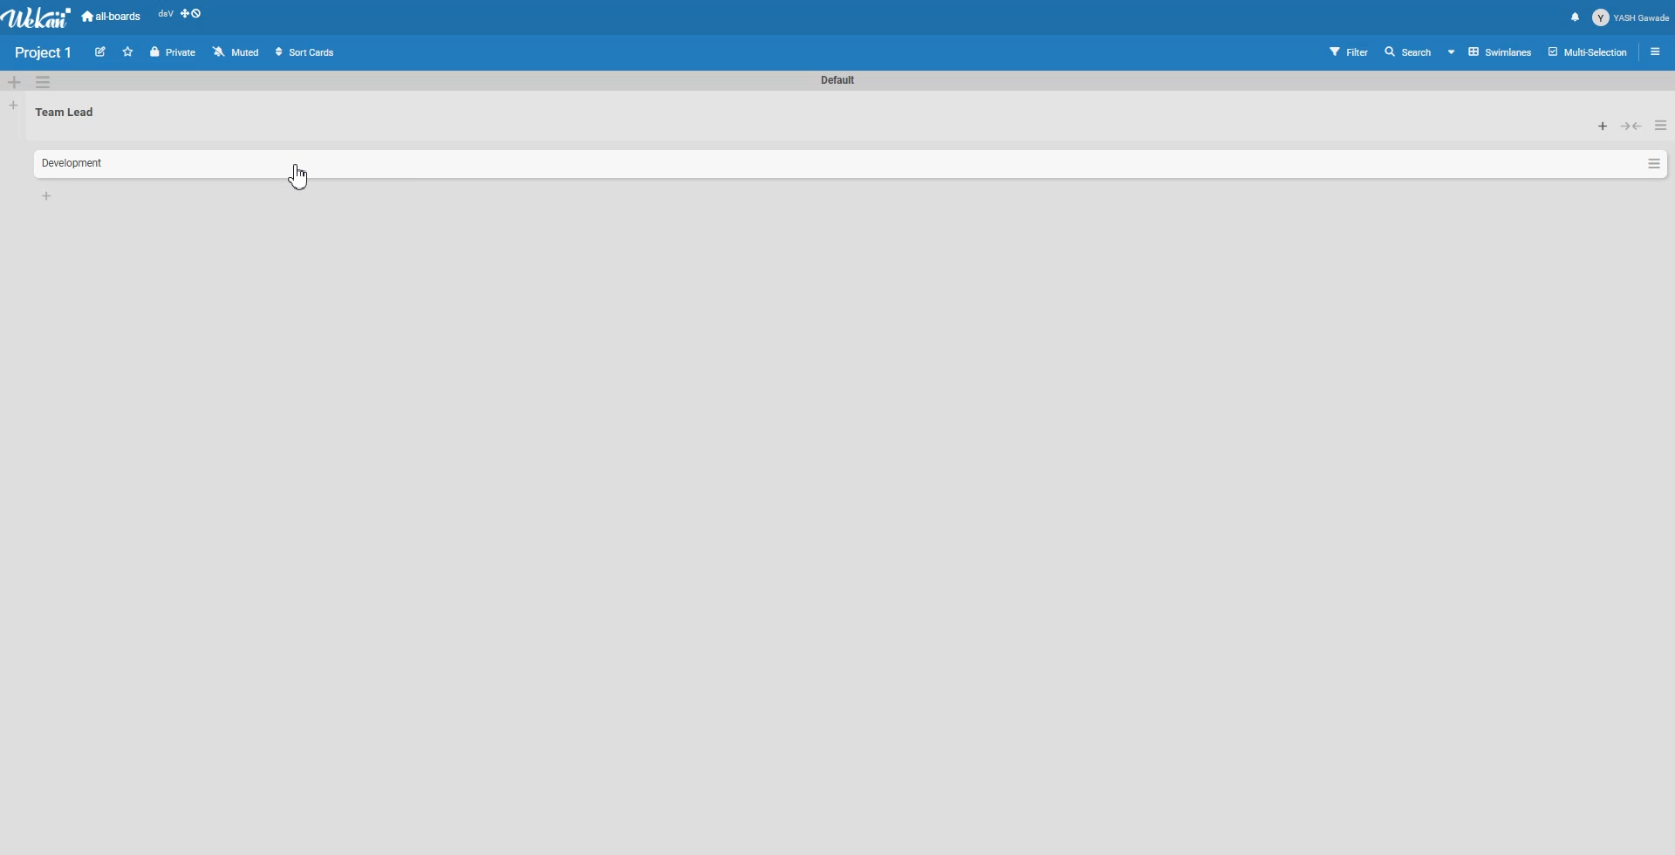  Describe the element at coordinates (304, 51) in the screenshot. I see `Sort Cards` at that location.